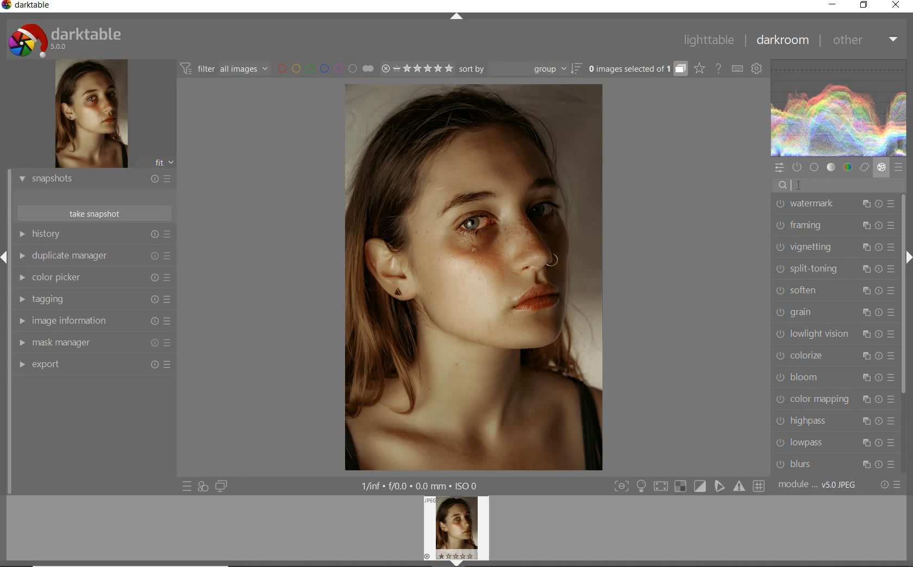 This screenshot has width=913, height=567. I want to click on lowpass, so click(834, 443).